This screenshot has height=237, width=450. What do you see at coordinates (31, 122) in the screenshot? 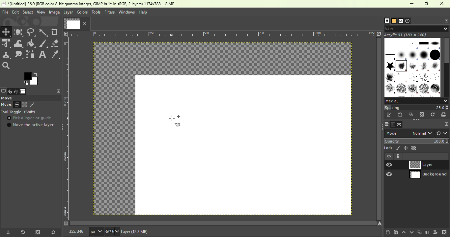
I see `pick a layer or guide    move the active layer` at bounding box center [31, 122].